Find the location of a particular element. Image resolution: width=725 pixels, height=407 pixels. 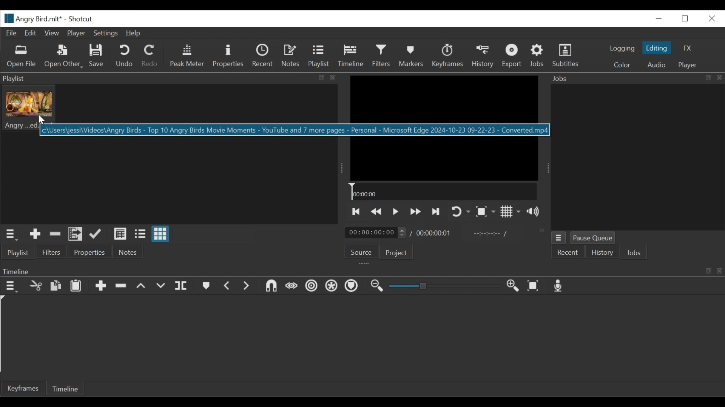

Project is located at coordinates (396, 252).